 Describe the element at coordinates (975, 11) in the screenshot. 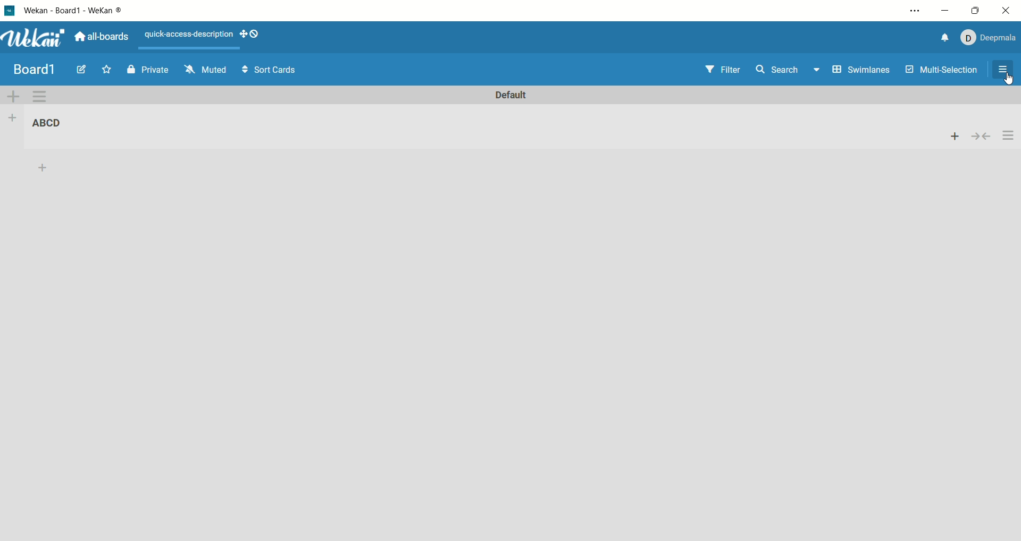

I see `maximize` at that location.